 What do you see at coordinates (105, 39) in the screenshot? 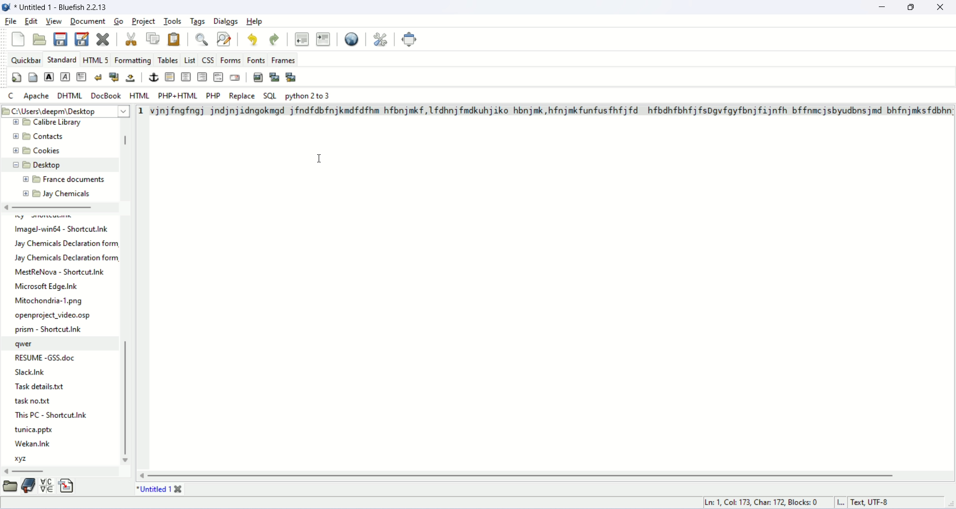
I see `close` at bounding box center [105, 39].